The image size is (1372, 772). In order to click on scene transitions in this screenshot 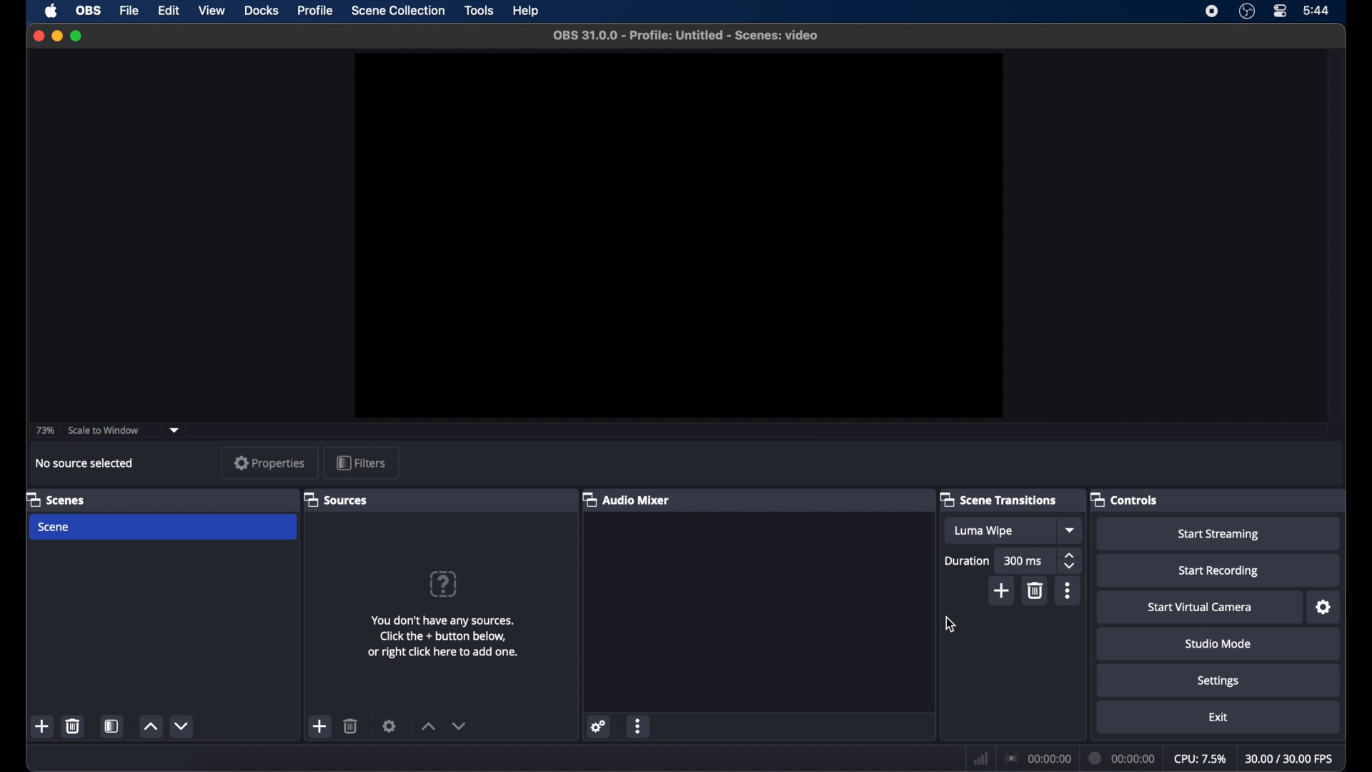, I will do `click(998, 500)`.